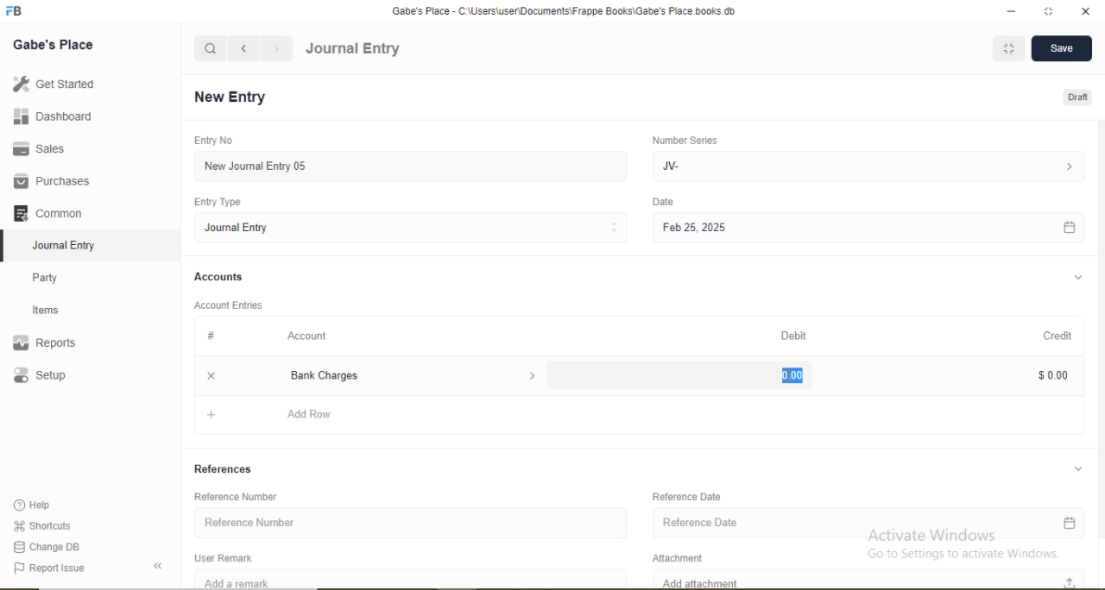 This screenshot has width=1105, height=590. Describe the element at coordinates (52, 211) in the screenshot. I see `Common` at that location.